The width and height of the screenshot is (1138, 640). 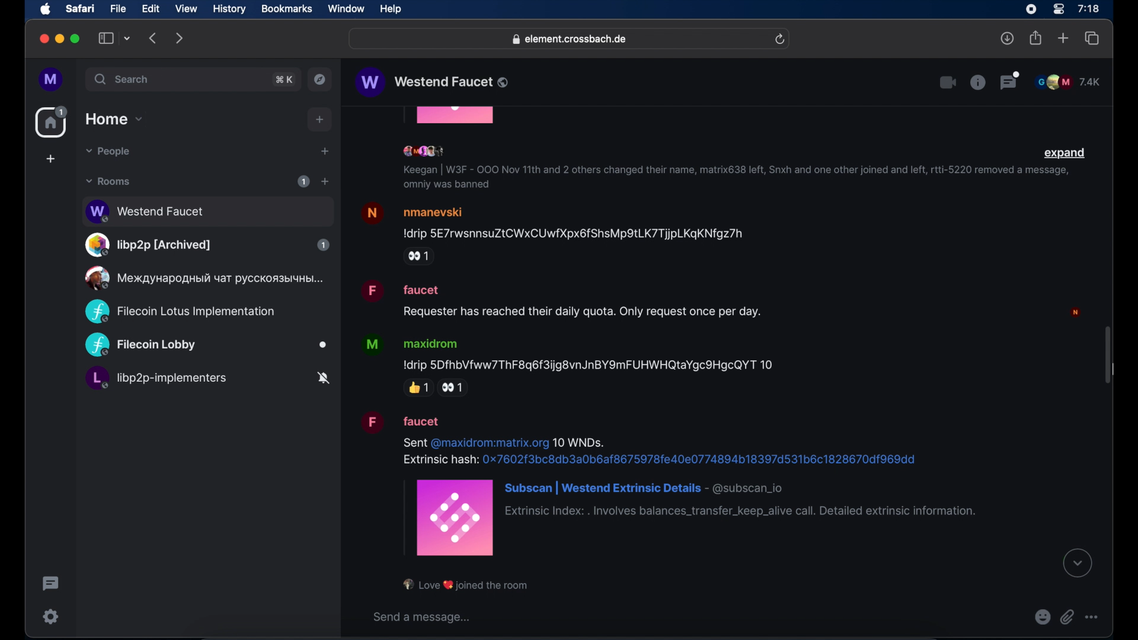 I want to click on settings, so click(x=52, y=616).